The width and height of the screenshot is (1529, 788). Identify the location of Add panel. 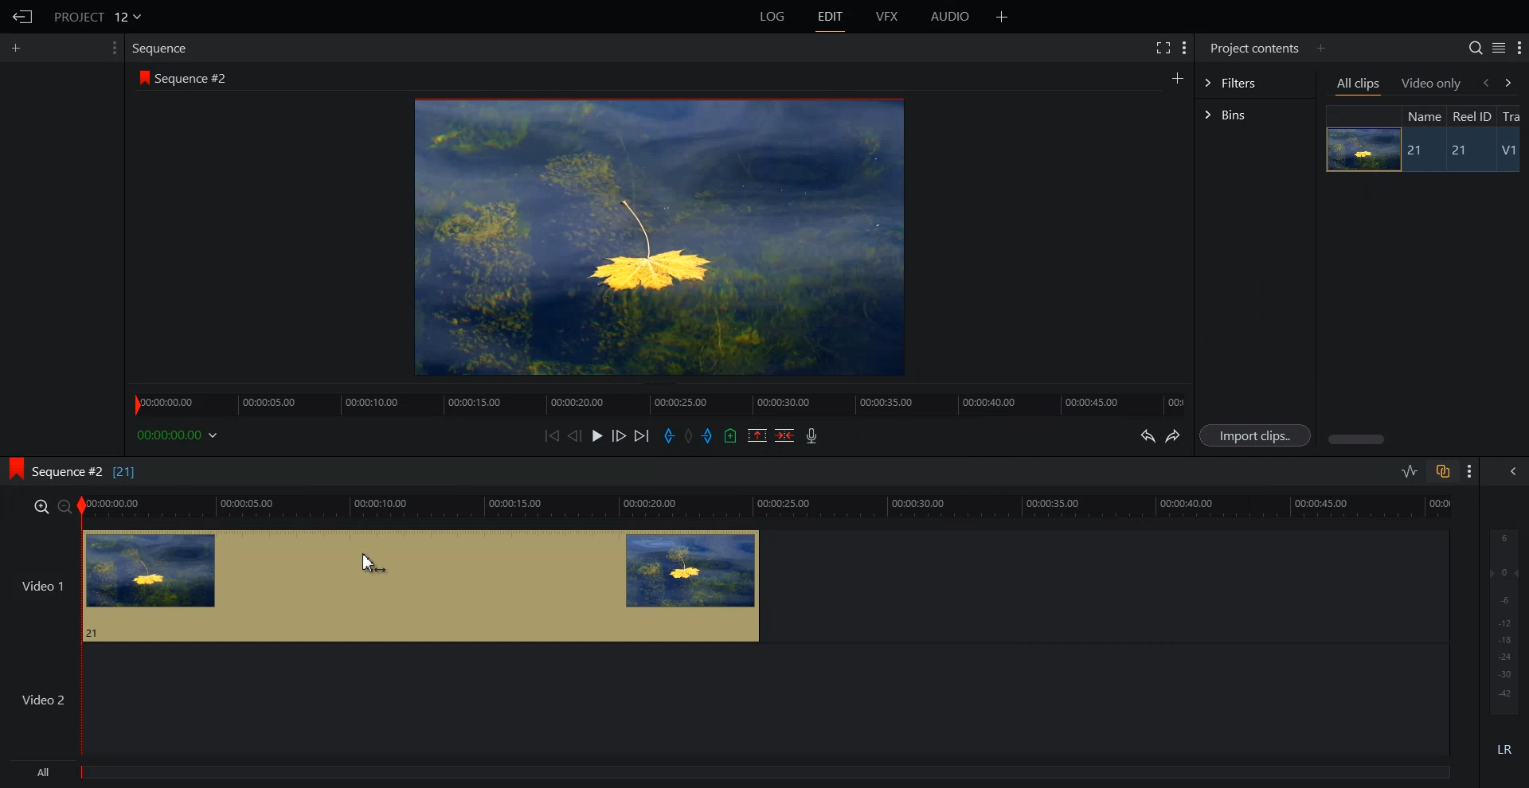
(1320, 48).